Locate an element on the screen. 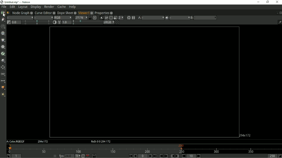 The image size is (282, 158). Scales down rendered image is located at coordinates (121, 18).